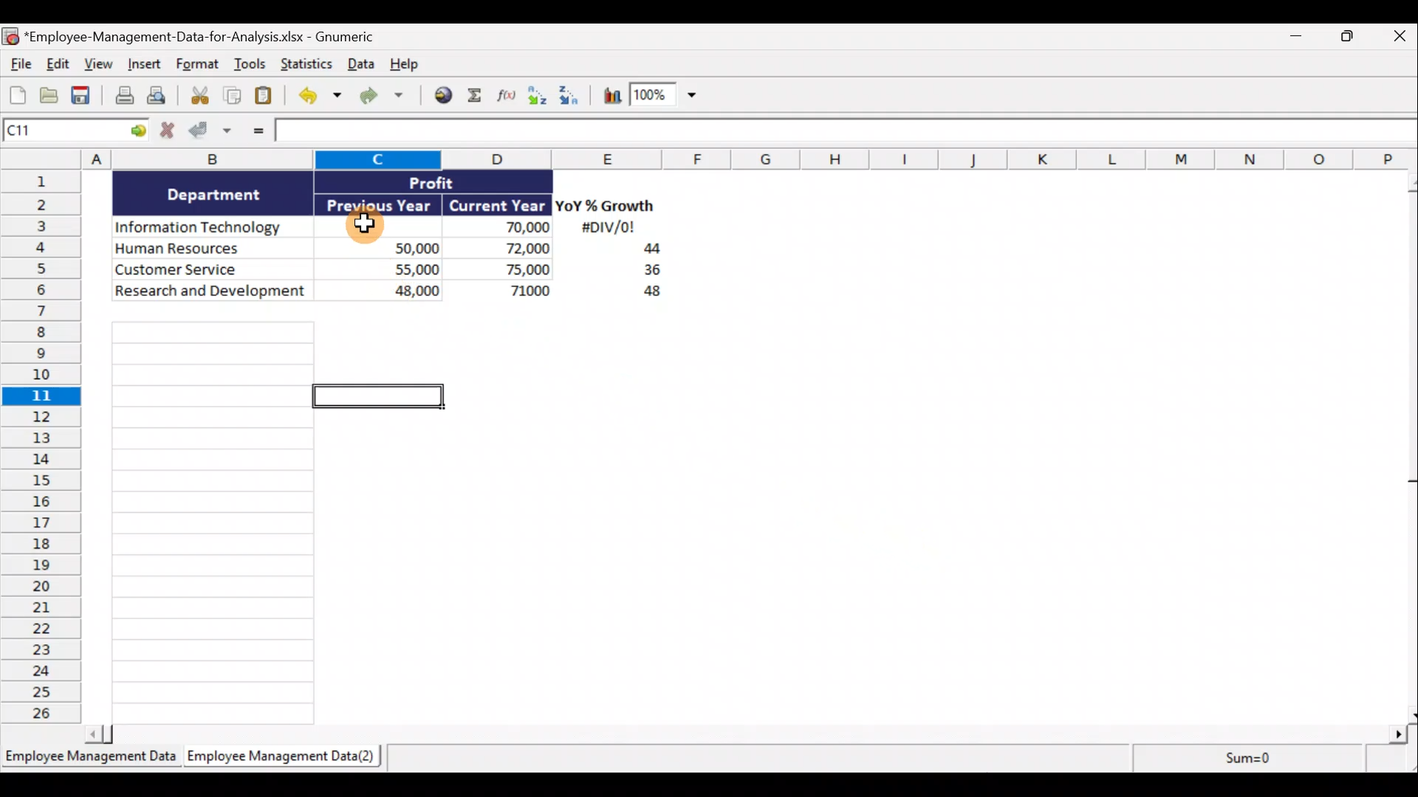 The image size is (1418, 797). Describe the element at coordinates (89, 756) in the screenshot. I see `Employee Management Data` at that location.